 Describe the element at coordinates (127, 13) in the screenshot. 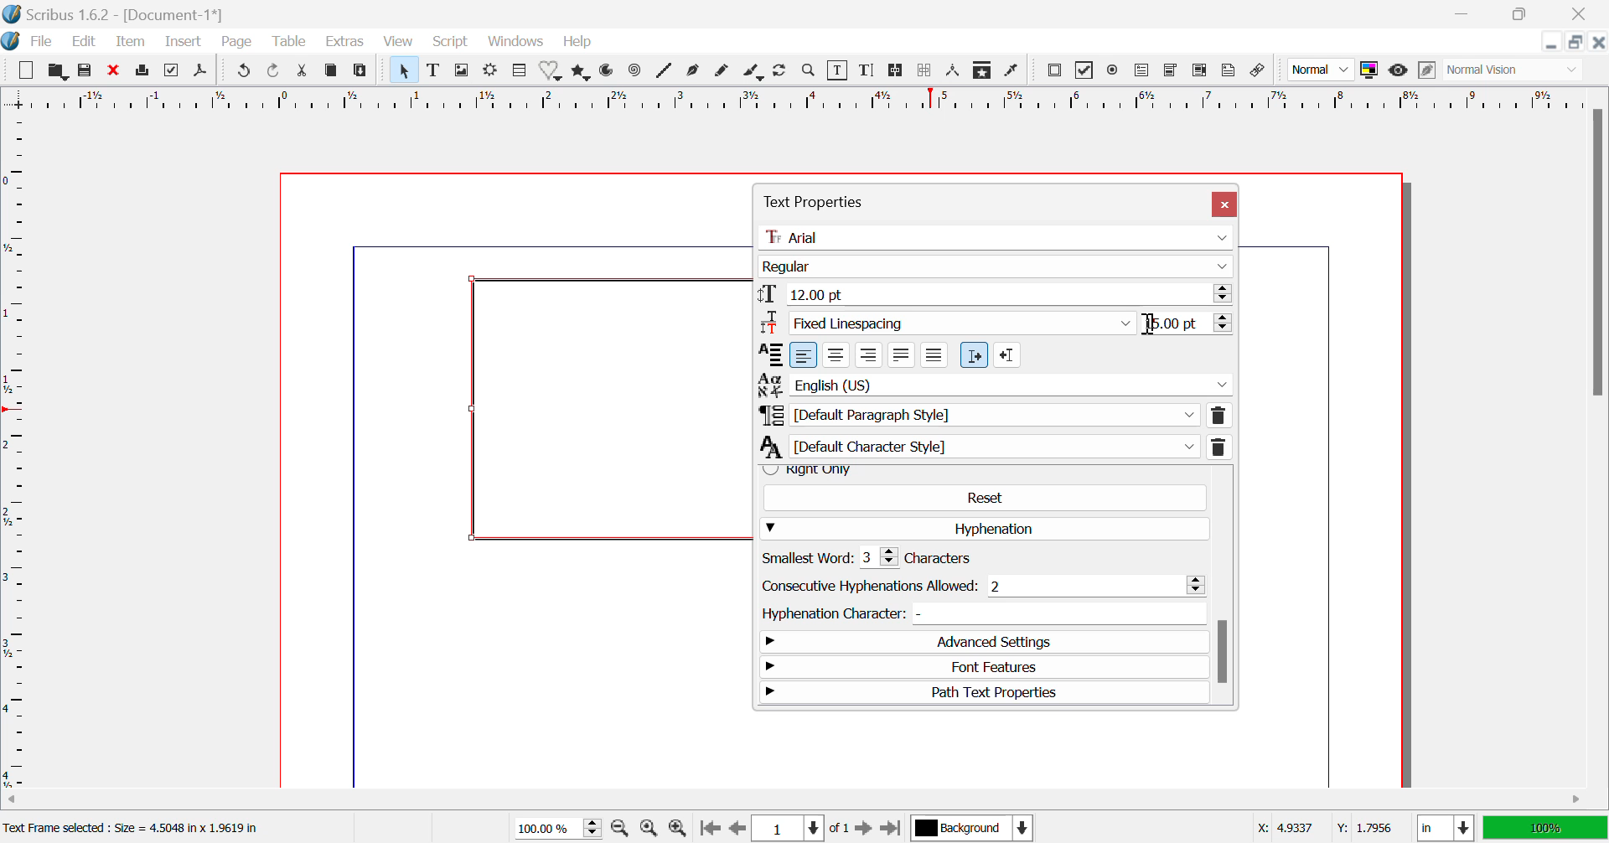

I see `J Scribus 1.6.2 - [Document-1*]` at that location.